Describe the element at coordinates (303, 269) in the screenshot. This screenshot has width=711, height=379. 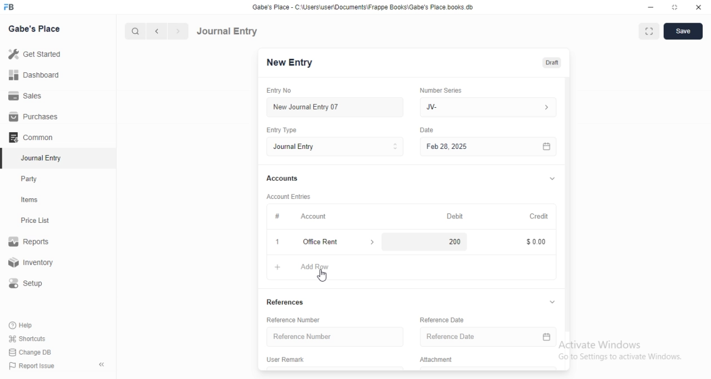
I see `+ AddRow` at that location.